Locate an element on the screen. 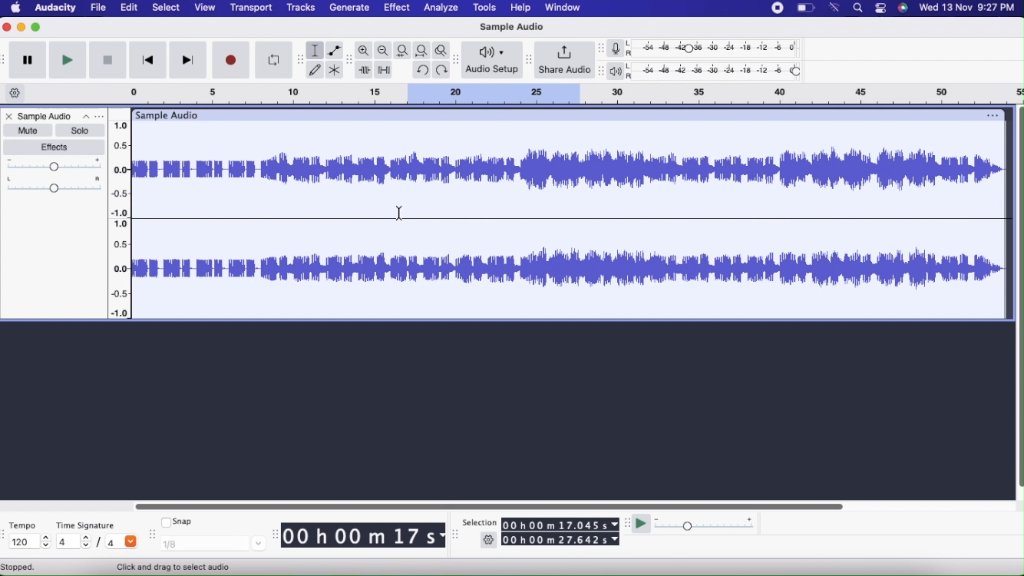 The height and width of the screenshot is (576, 1024). Skip to End is located at coordinates (189, 61).